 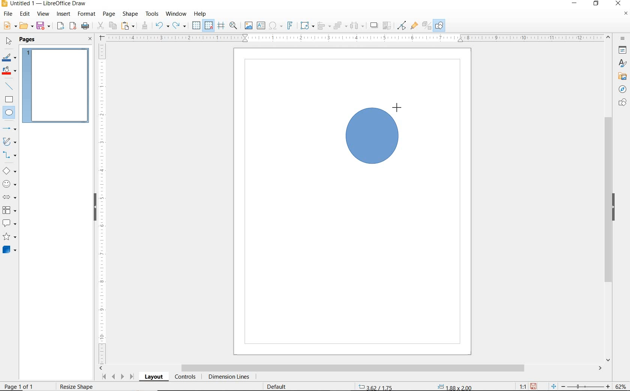 What do you see at coordinates (622, 103) in the screenshot?
I see `SHAPES` at bounding box center [622, 103].